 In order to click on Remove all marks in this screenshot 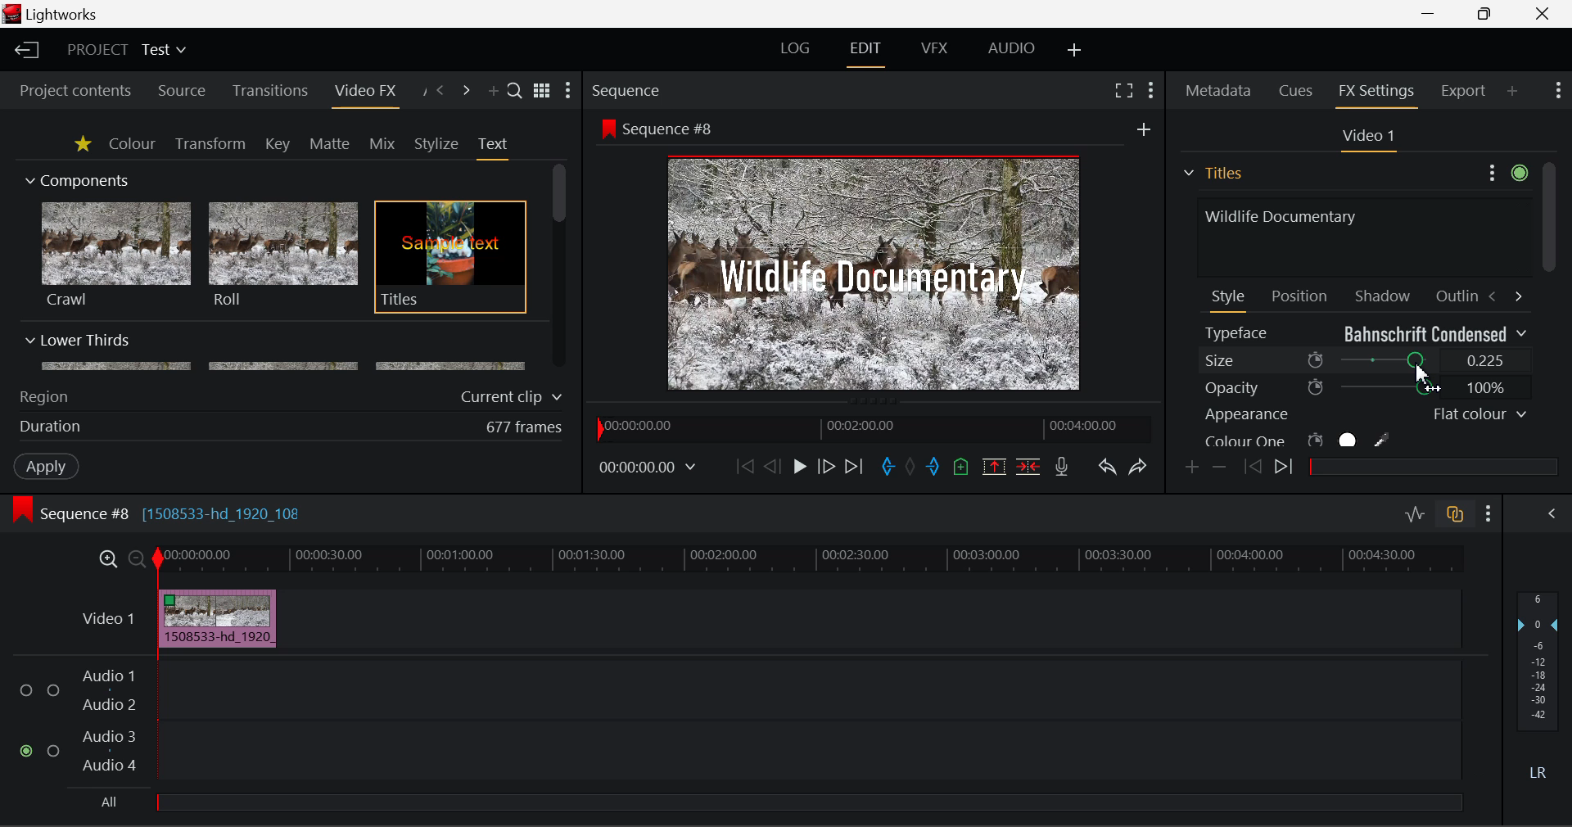, I will do `click(912, 468)`.